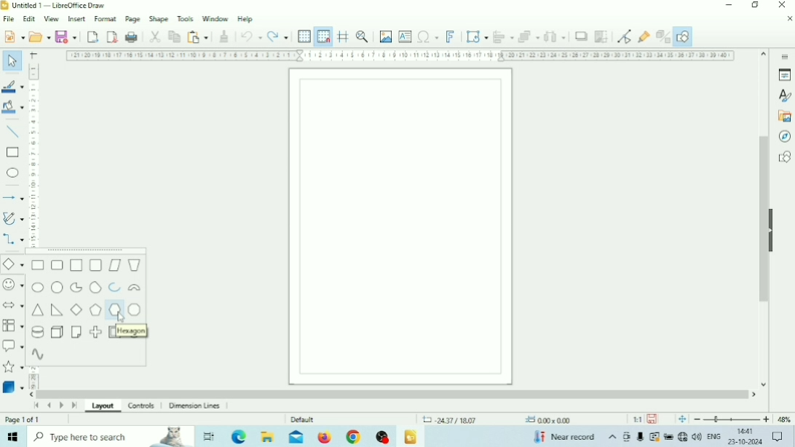 The width and height of the screenshot is (795, 447). What do you see at coordinates (296, 437) in the screenshot?
I see `Mail` at bounding box center [296, 437].